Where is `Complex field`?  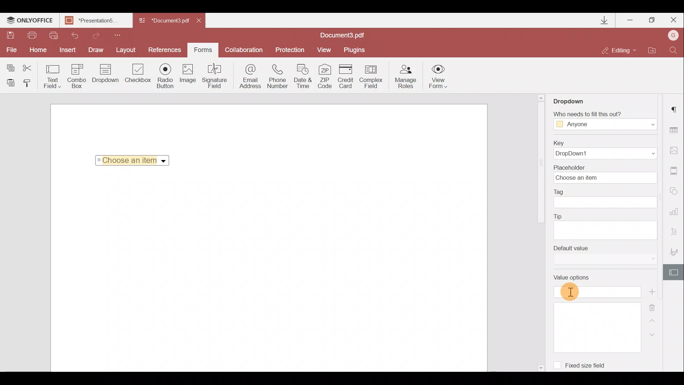
Complex field is located at coordinates (372, 76).